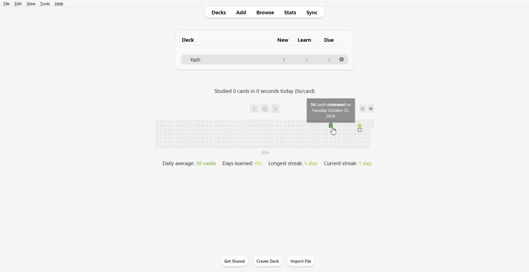  Describe the element at coordinates (330, 126) in the screenshot. I see `card reviewed` at that location.